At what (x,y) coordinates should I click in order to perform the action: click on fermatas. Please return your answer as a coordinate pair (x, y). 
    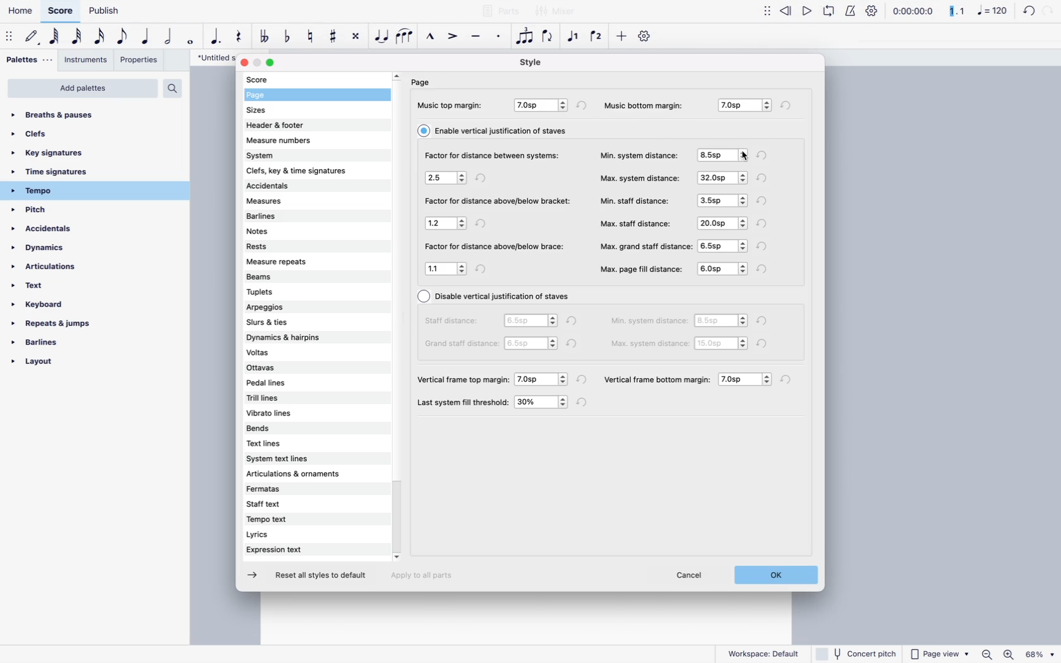
    Looking at the image, I should click on (299, 490).